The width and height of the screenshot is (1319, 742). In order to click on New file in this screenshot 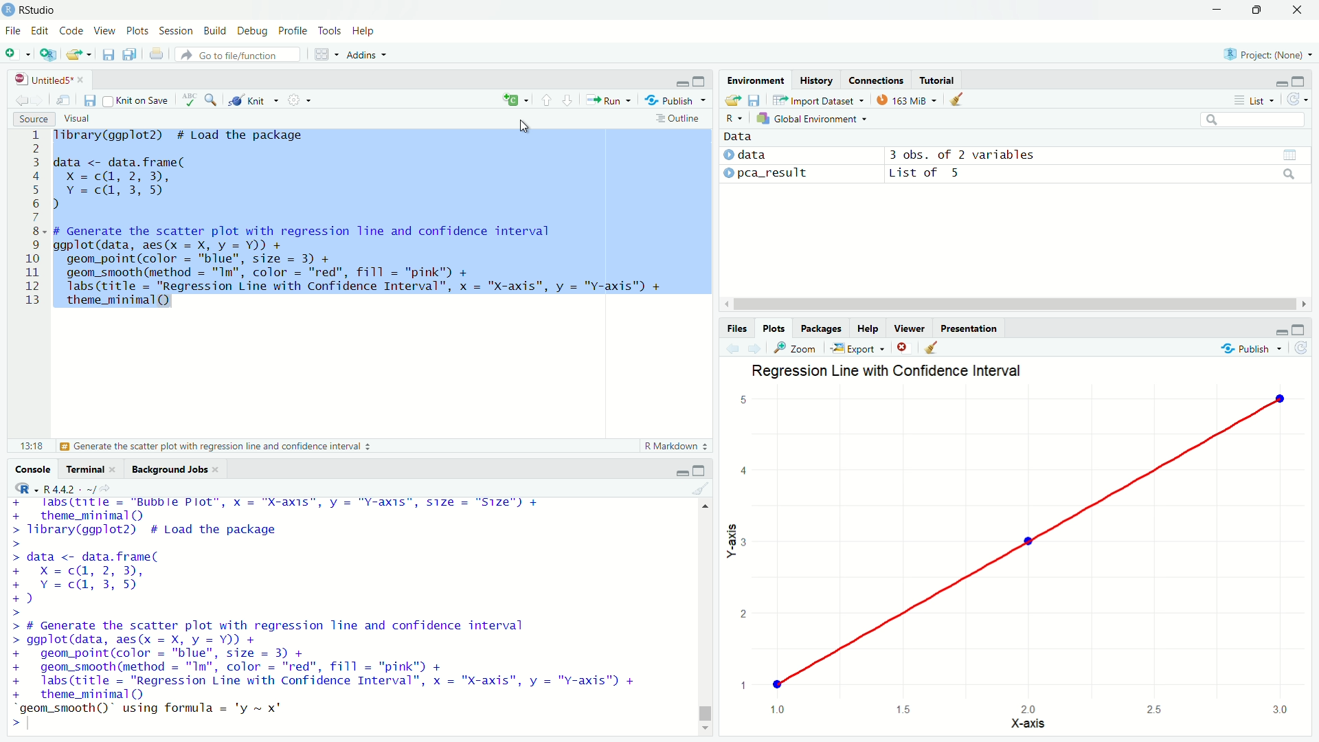, I will do `click(16, 53)`.